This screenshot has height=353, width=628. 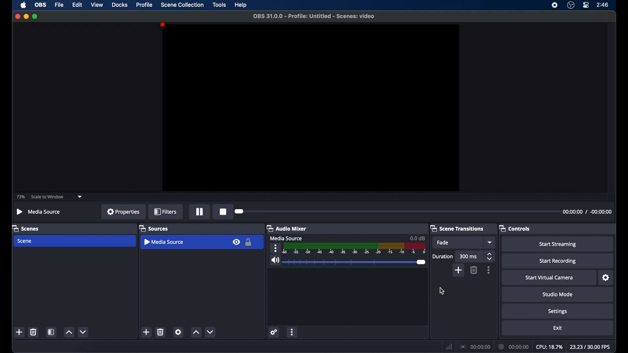 I want to click on increment, so click(x=196, y=333).